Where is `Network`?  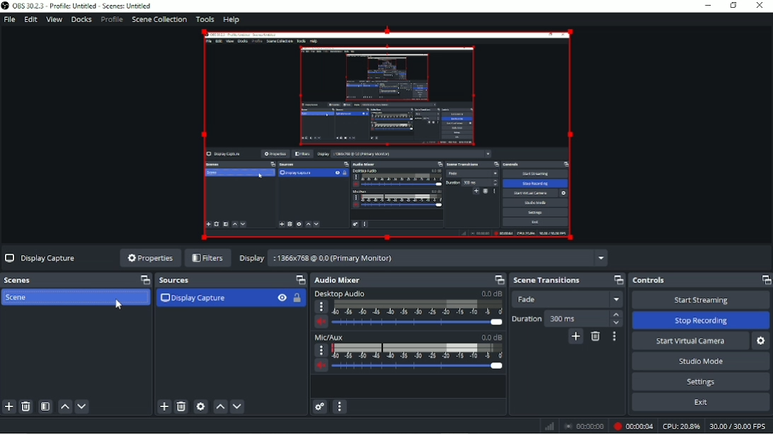 Network is located at coordinates (549, 427).